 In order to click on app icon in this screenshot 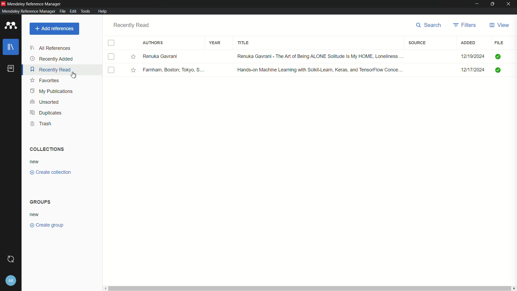, I will do `click(3, 3)`.